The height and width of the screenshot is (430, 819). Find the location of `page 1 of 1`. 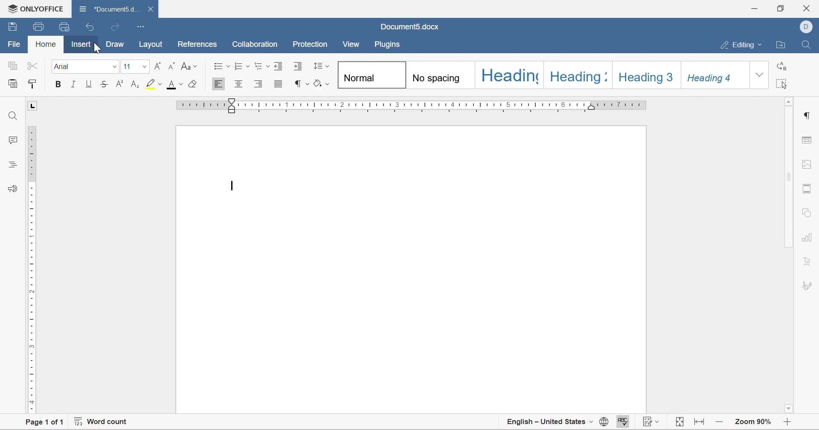

page 1 of 1 is located at coordinates (42, 423).